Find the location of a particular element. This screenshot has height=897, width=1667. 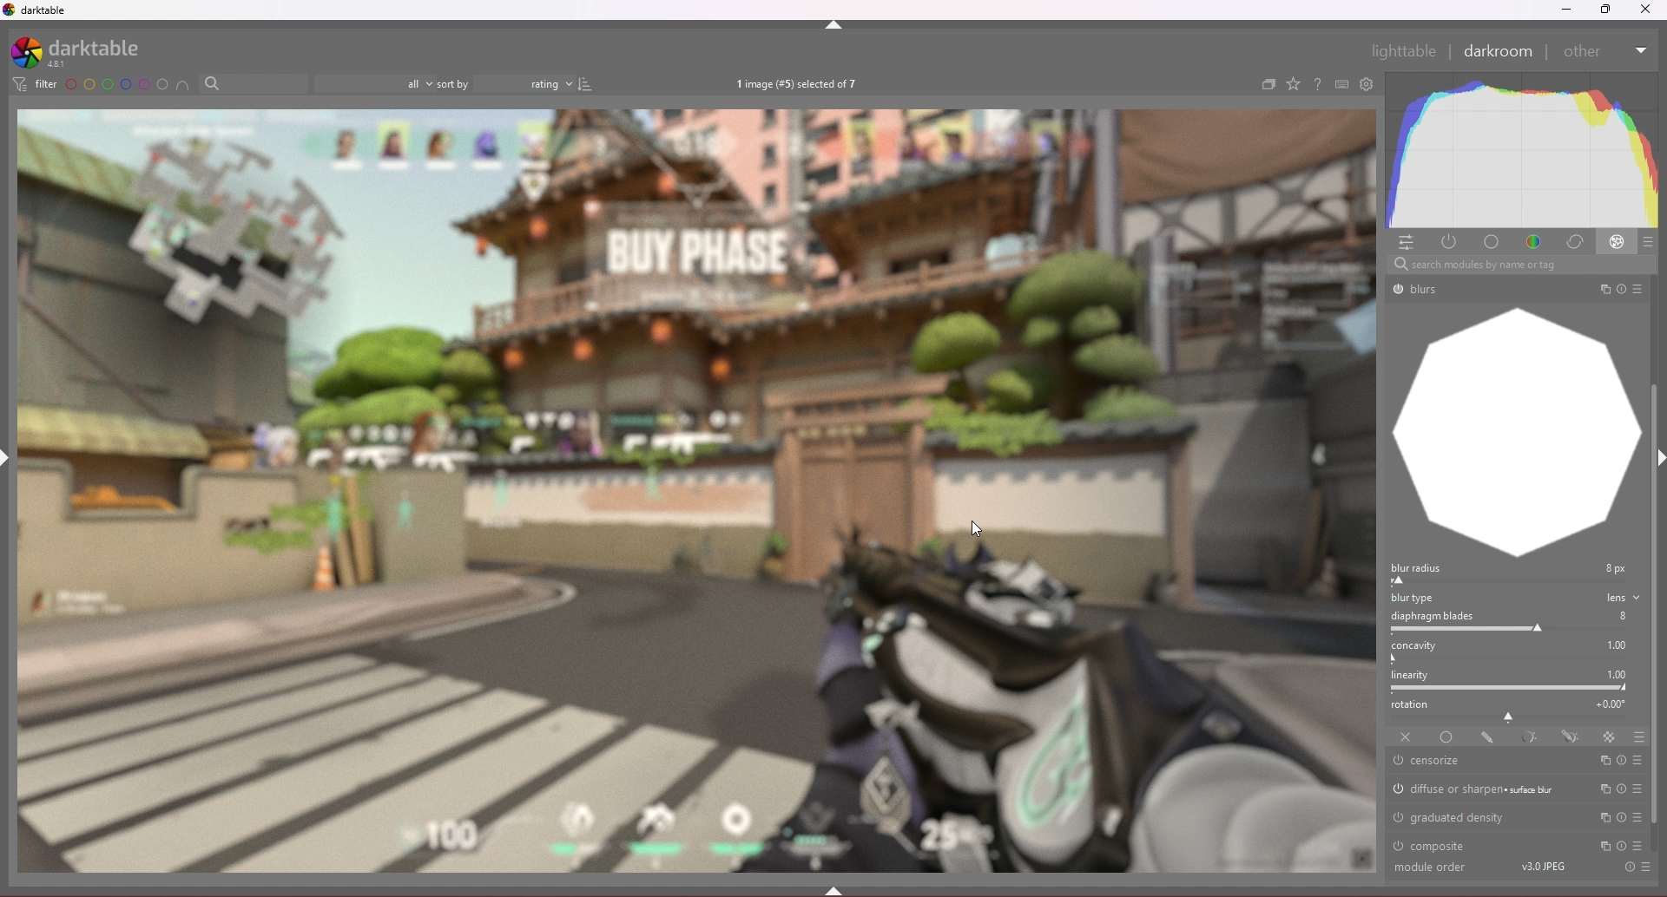

 is located at coordinates (1646, 10).